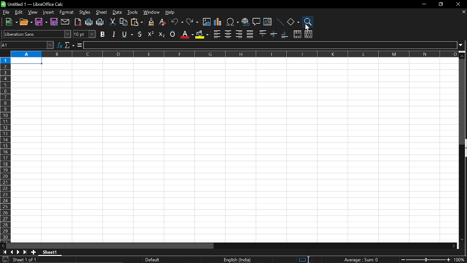 This screenshot has height=263, width=467. I want to click on current sheet, so click(28, 260).